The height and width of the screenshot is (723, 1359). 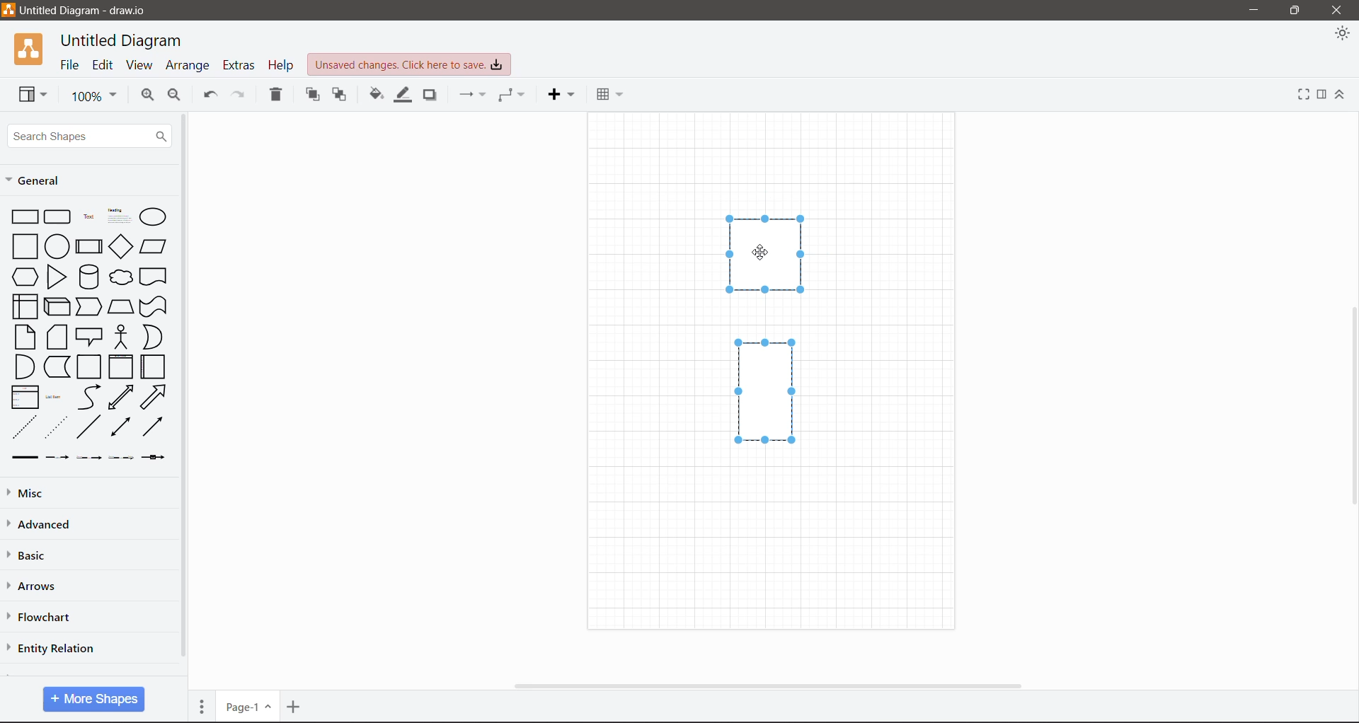 What do you see at coordinates (93, 699) in the screenshot?
I see `More Shapes` at bounding box center [93, 699].